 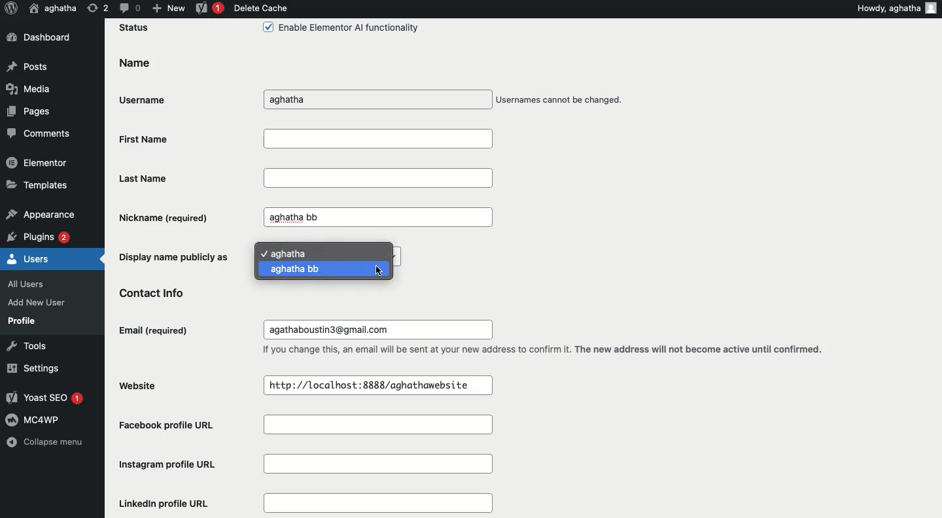 What do you see at coordinates (47, 398) in the screenshot?
I see `Yoast SEO 1` at bounding box center [47, 398].